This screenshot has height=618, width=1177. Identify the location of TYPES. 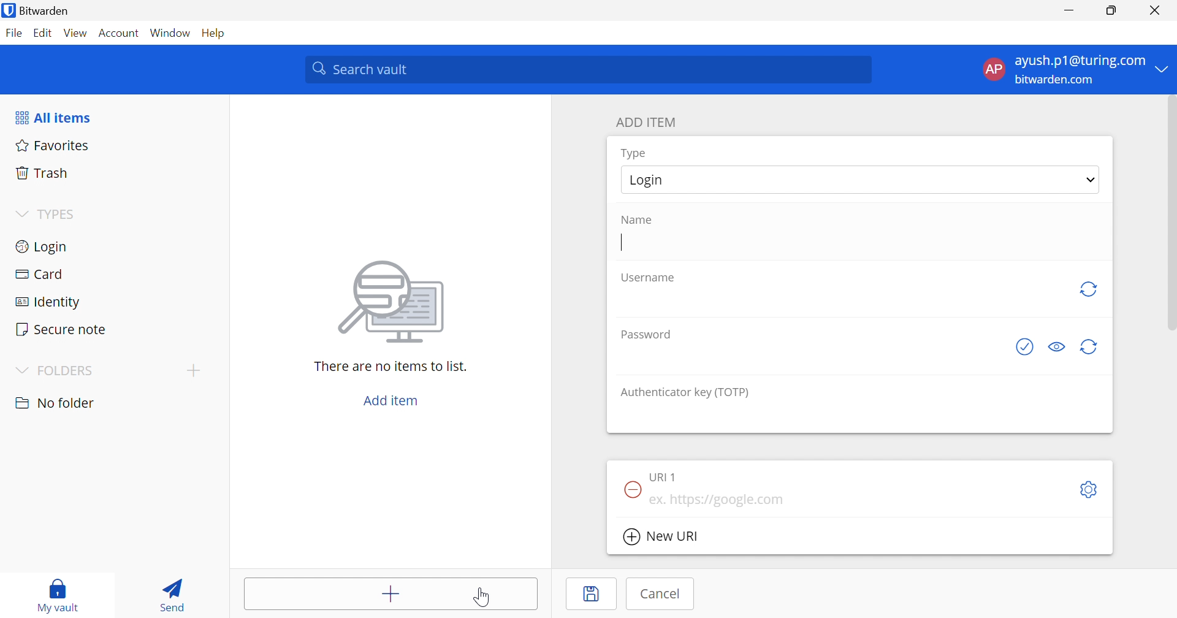
(59, 216).